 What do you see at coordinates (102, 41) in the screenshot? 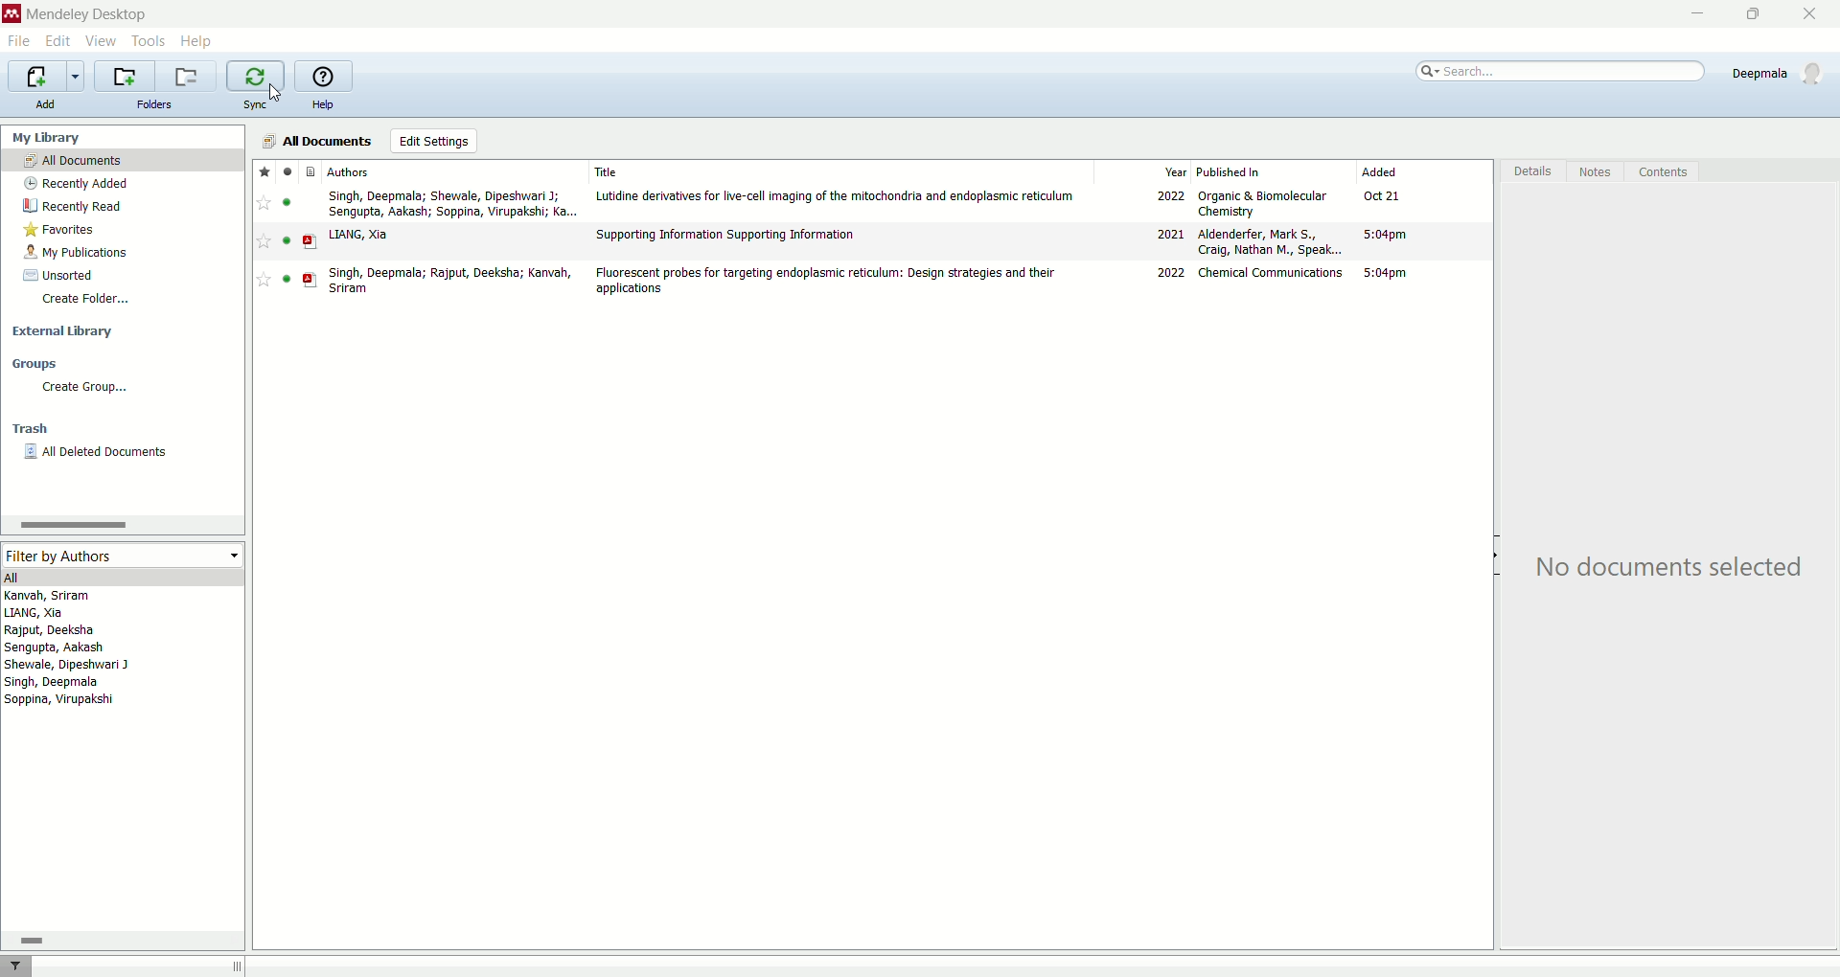
I see `view` at bounding box center [102, 41].